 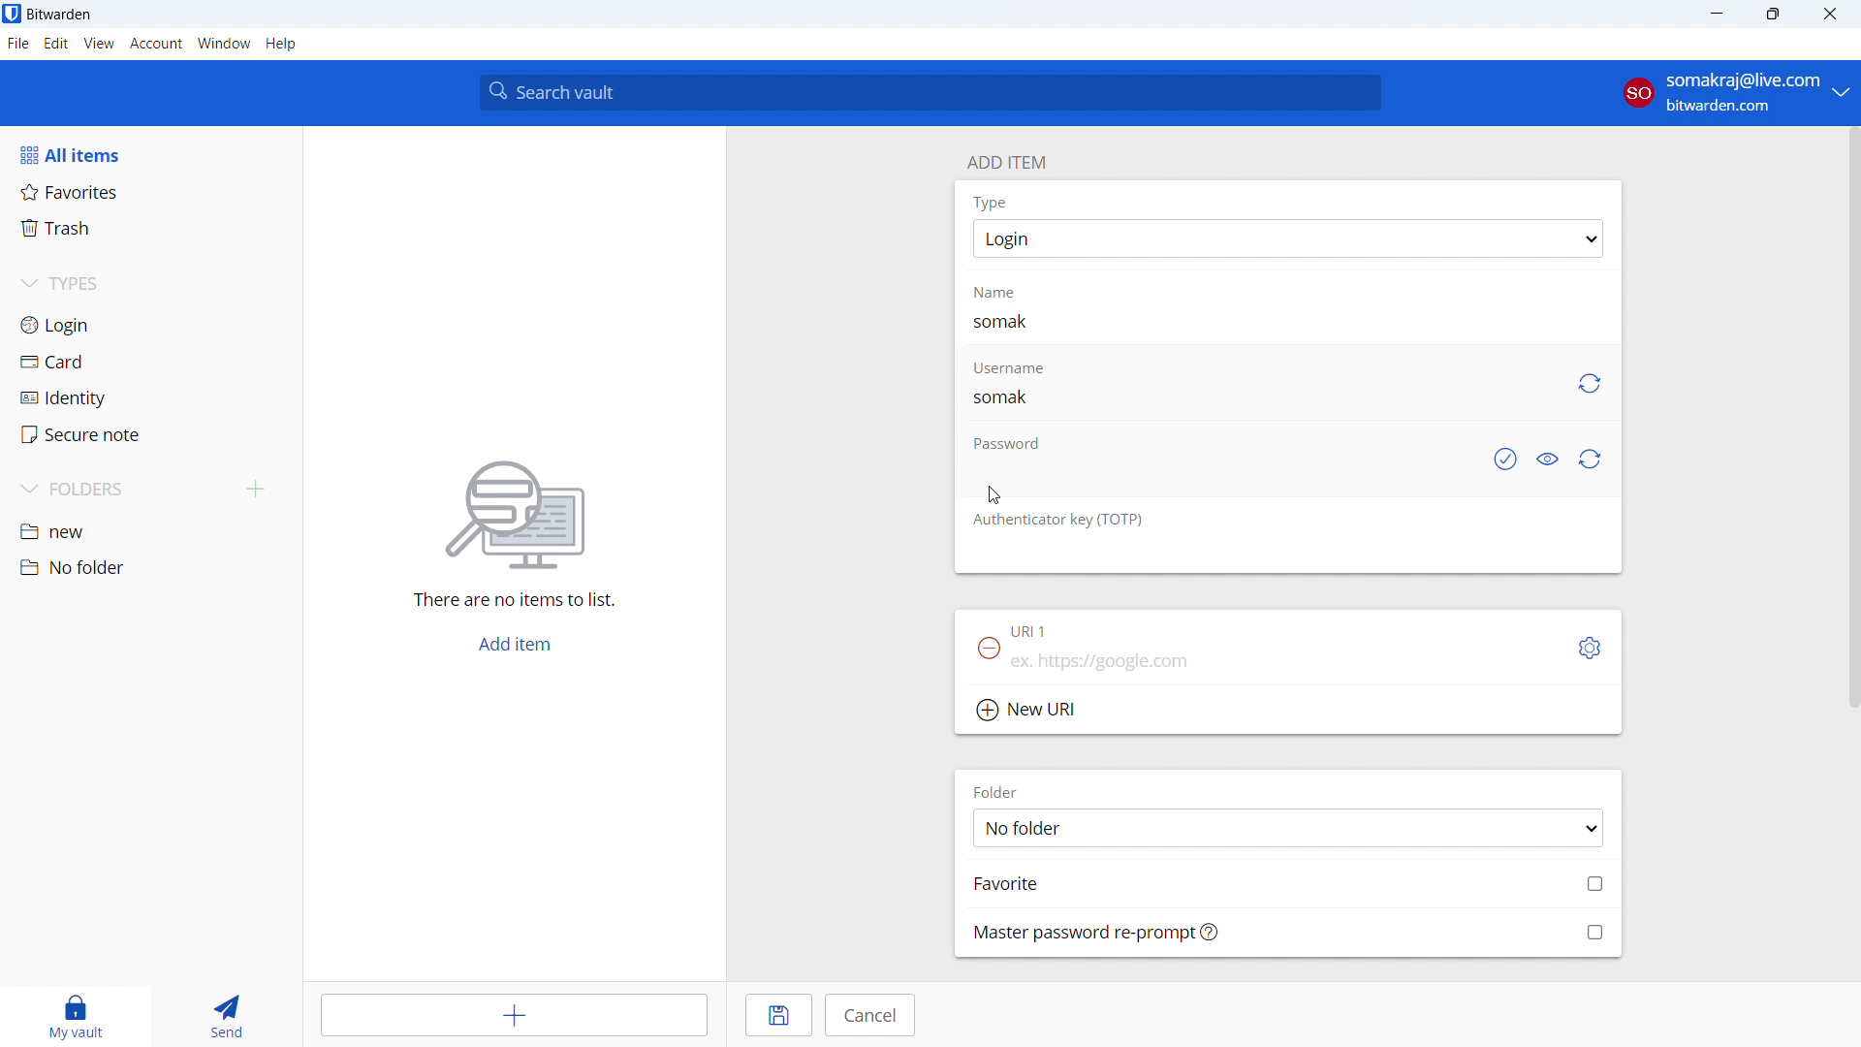 I want to click on generate password, so click(x=1592, y=460).